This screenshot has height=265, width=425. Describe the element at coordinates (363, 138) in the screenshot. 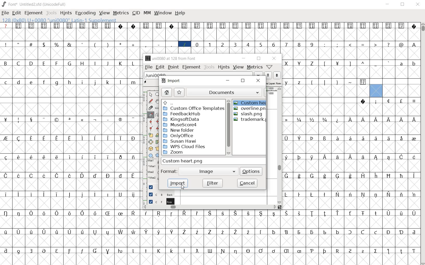

I see `glyph` at that location.